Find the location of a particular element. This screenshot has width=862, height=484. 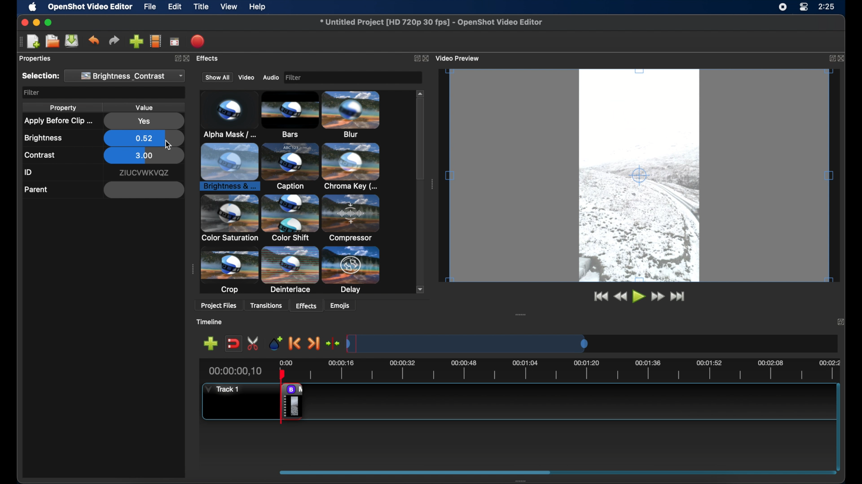

head is located at coordinates (284, 375).